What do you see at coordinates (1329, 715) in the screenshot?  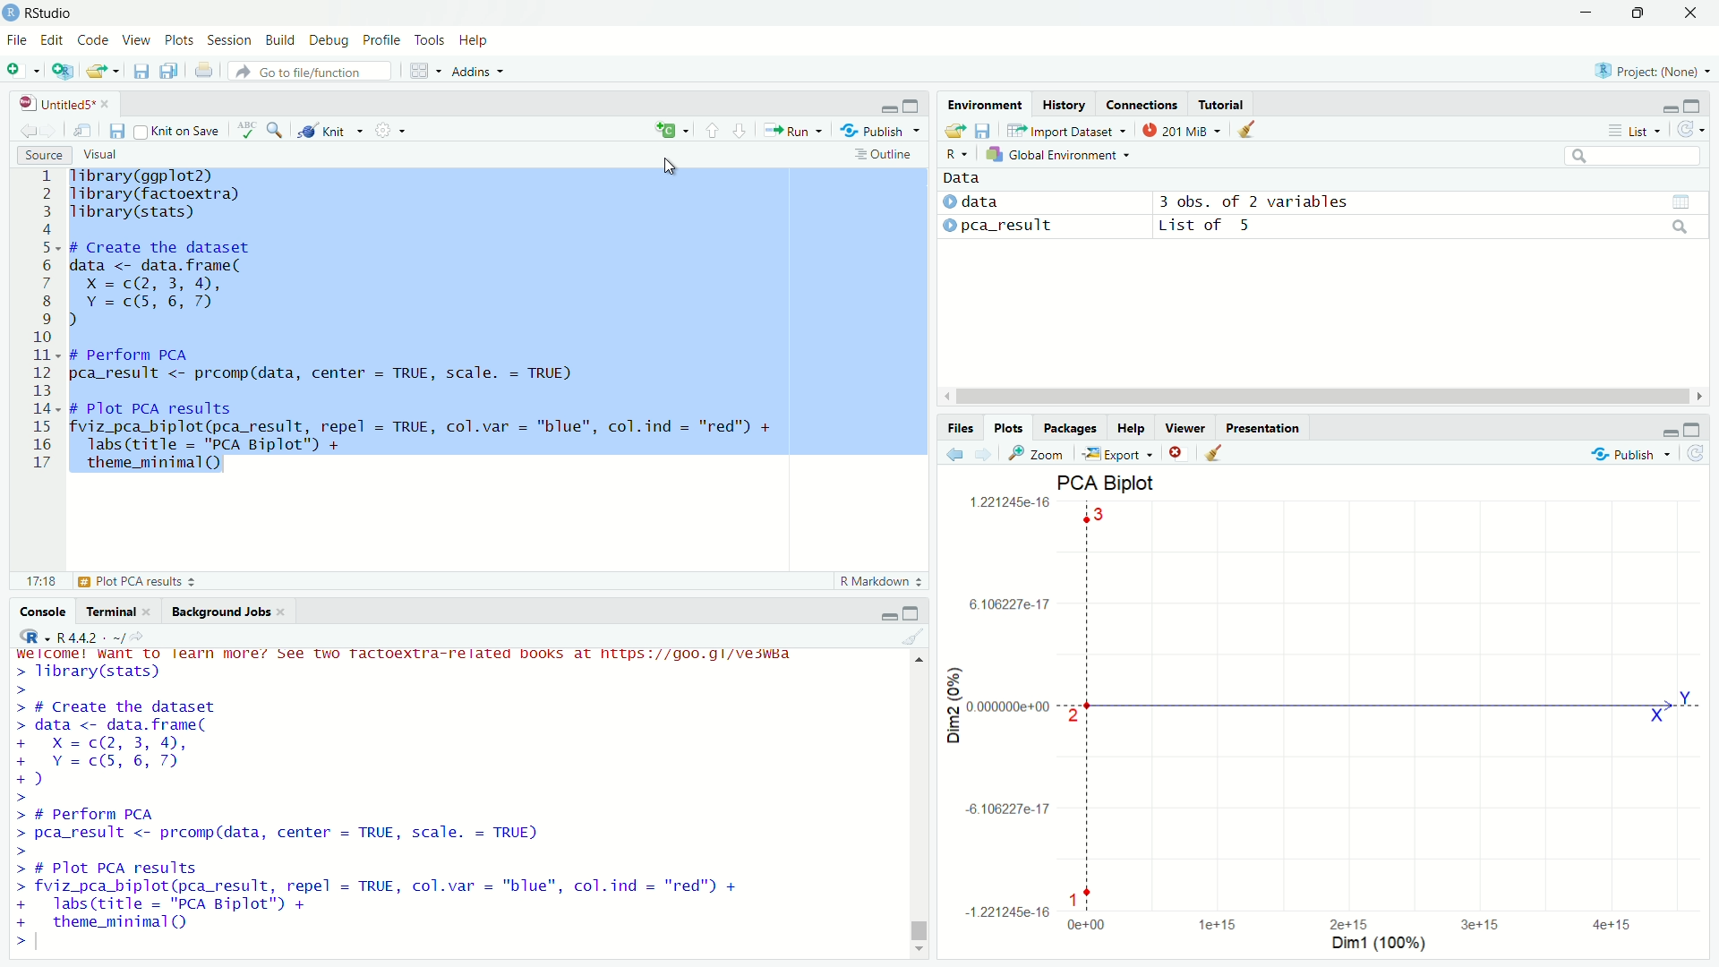 I see `PCA biplot` at bounding box center [1329, 715].